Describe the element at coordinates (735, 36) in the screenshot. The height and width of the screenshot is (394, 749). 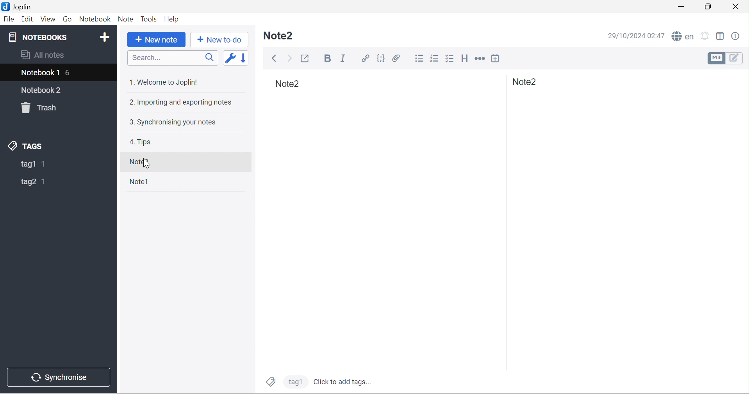
I see `Note properties` at that location.